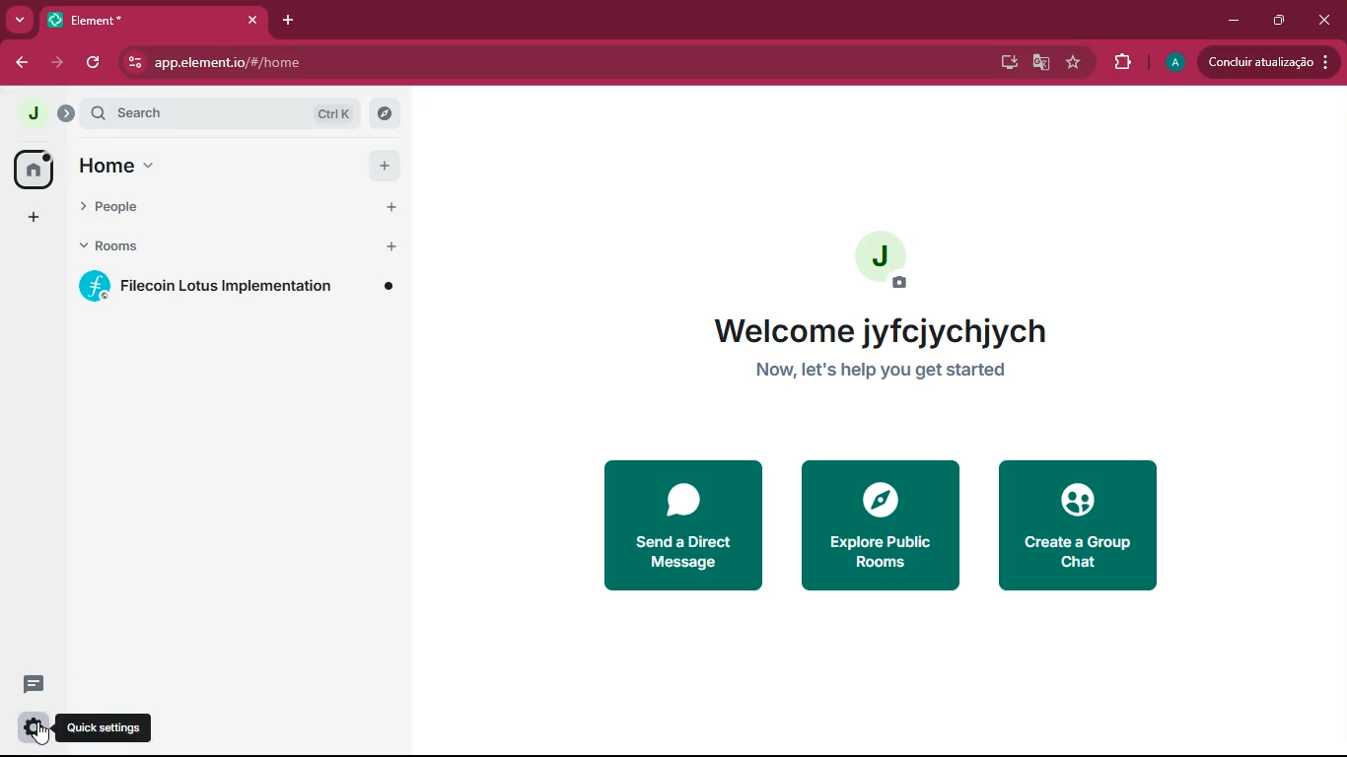 Image resolution: width=1347 pixels, height=757 pixels. What do you see at coordinates (1235, 21) in the screenshot?
I see `minimize` at bounding box center [1235, 21].